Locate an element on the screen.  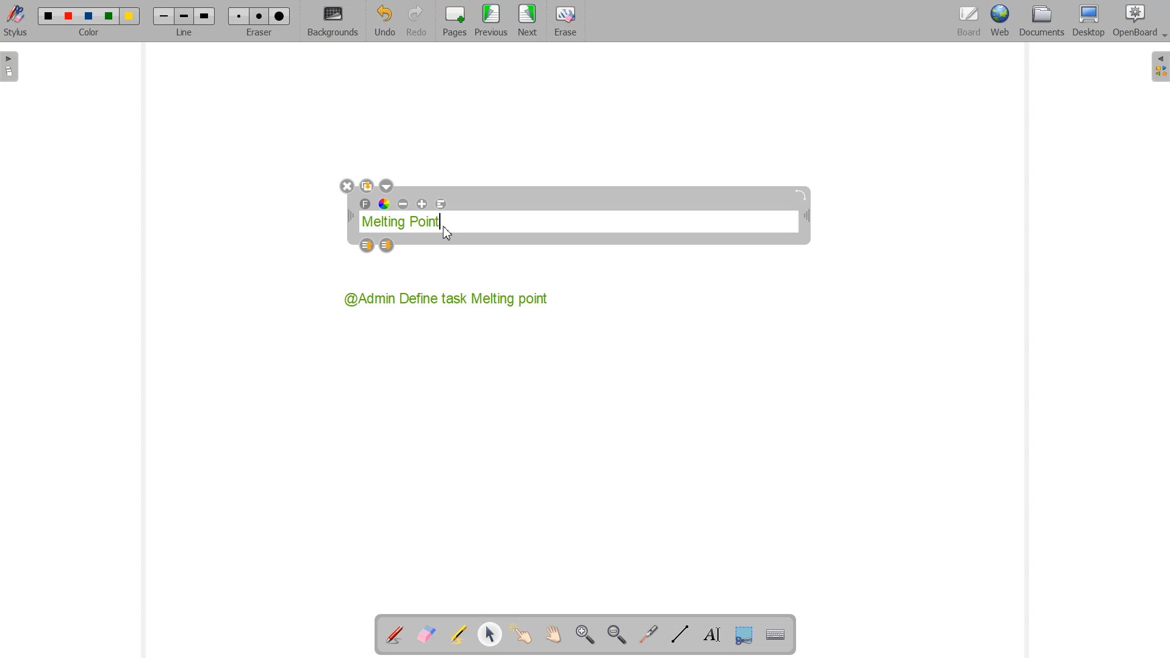
Annotate Document is located at coordinates (394, 635).